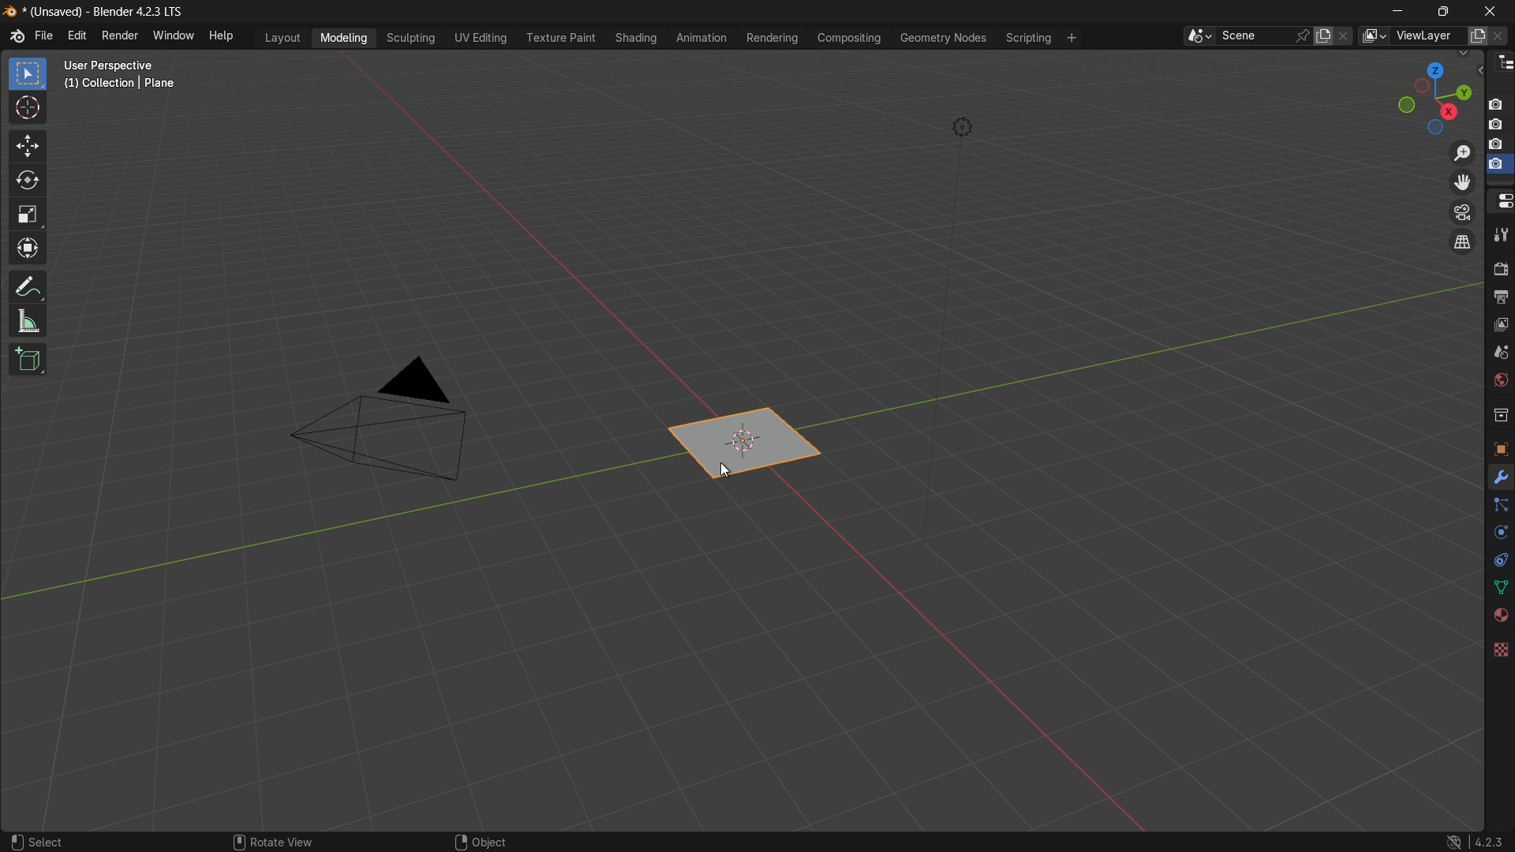  What do you see at coordinates (1499, 449) in the screenshot?
I see `object` at bounding box center [1499, 449].